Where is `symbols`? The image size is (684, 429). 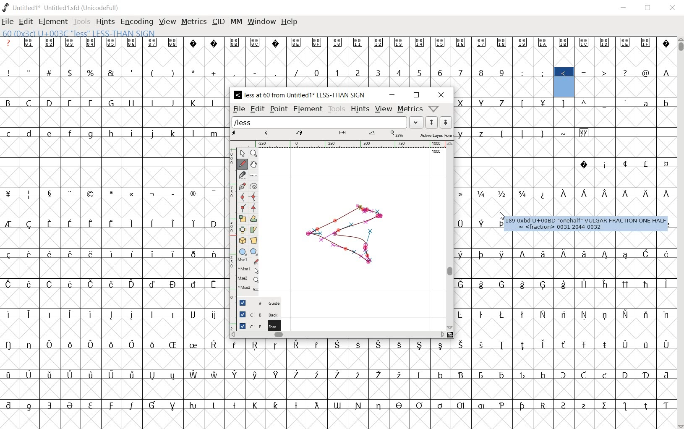 symbols is located at coordinates (585, 71).